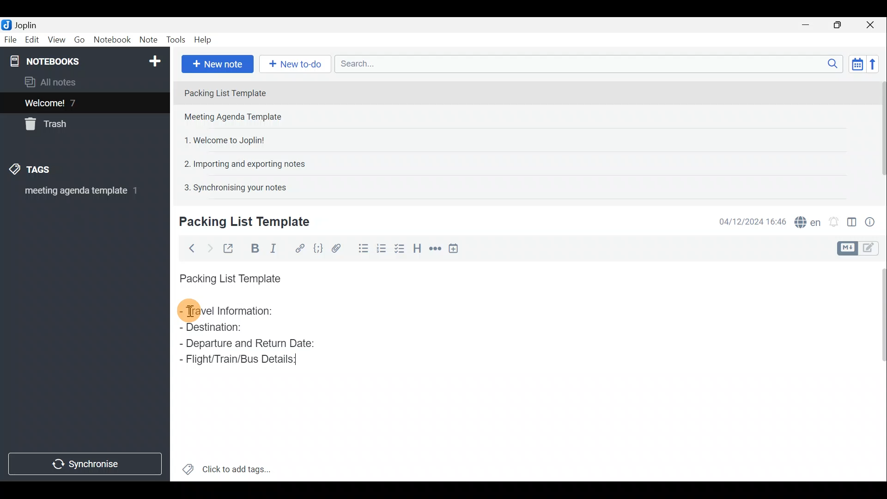 The height and width of the screenshot is (499, 887). Describe the element at coordinates (402, 251) in the screenshot. I see `Checkbox` at that location.